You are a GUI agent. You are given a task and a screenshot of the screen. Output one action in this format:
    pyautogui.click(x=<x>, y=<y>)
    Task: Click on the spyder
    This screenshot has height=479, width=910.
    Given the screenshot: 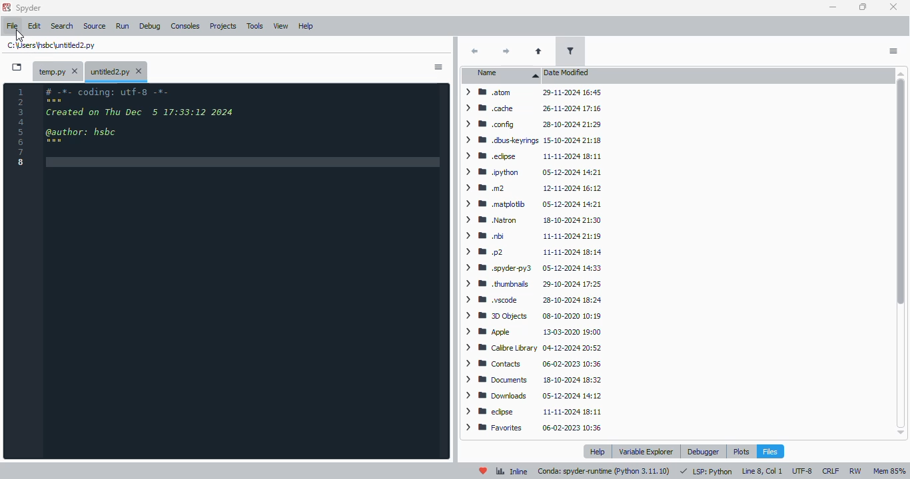 What is the action you would take?
    pyautogui.click(x=29, y=8)
    